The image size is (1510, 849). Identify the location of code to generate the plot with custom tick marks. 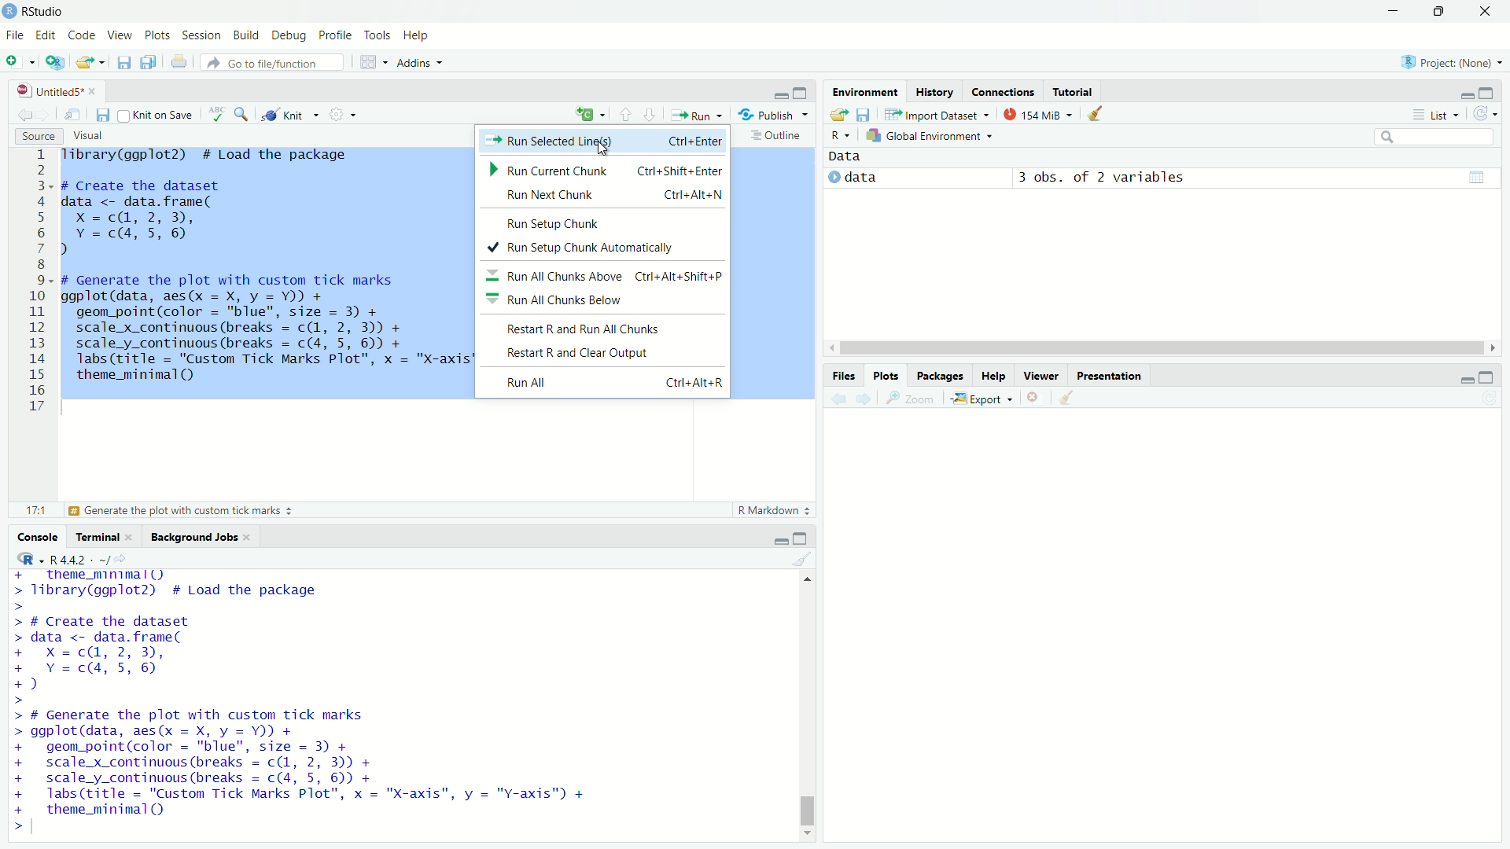
(266, 333).